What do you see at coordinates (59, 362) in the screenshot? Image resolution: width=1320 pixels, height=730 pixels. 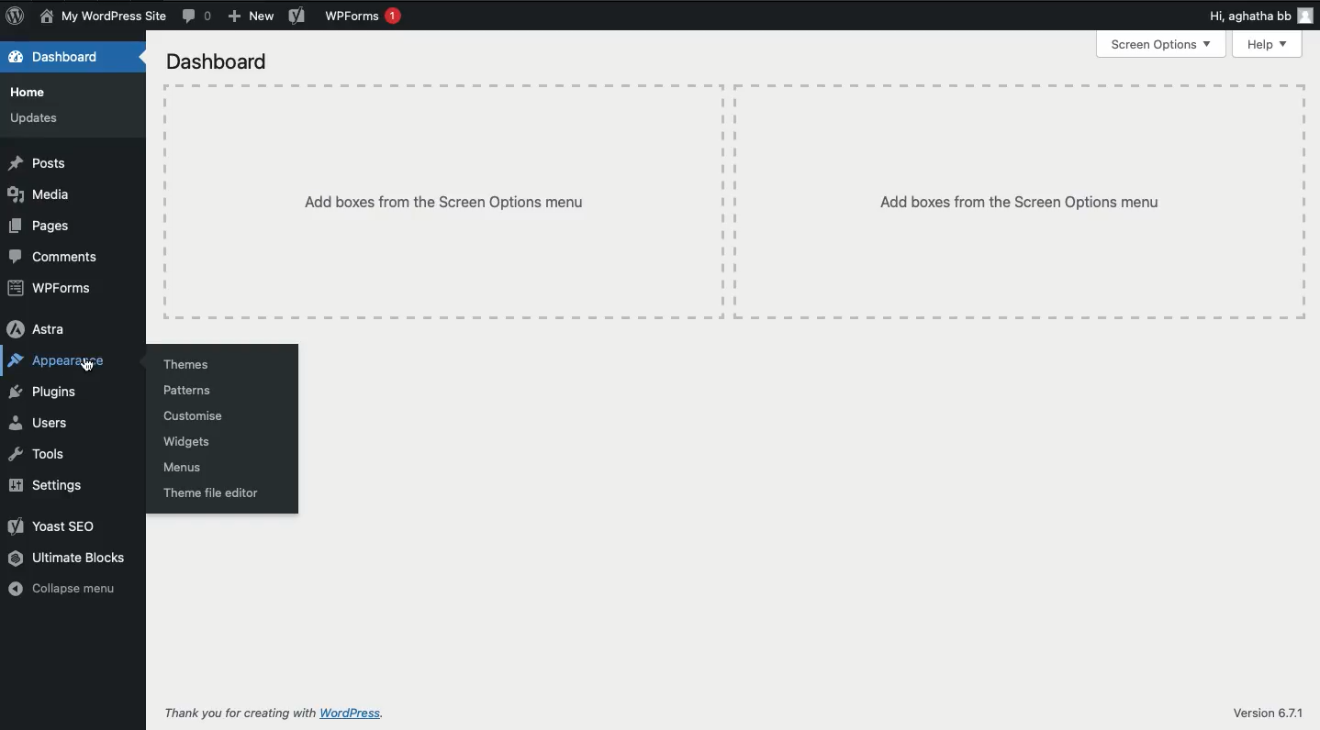 I see `Appearance` at bounding box center [59, 362].